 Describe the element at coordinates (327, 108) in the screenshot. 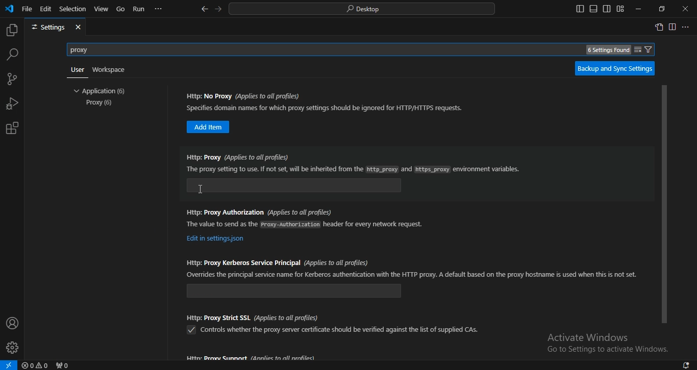

I see `https: no proxy` at that location.